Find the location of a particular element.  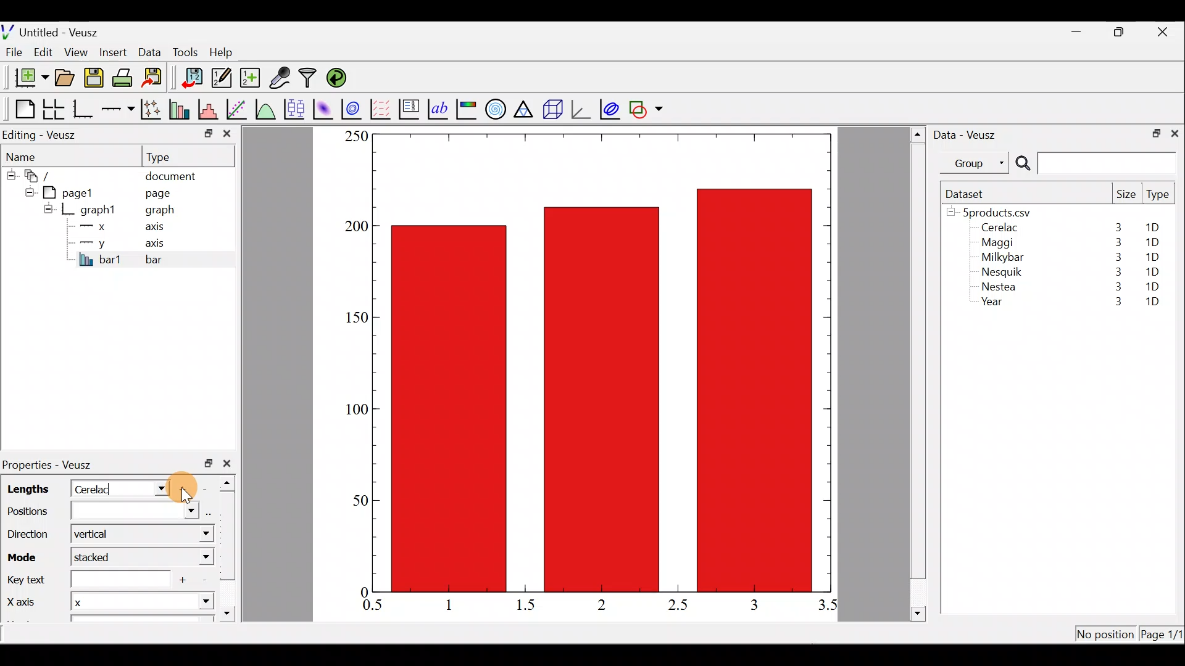

3 is located at coordinates (1112, 303).